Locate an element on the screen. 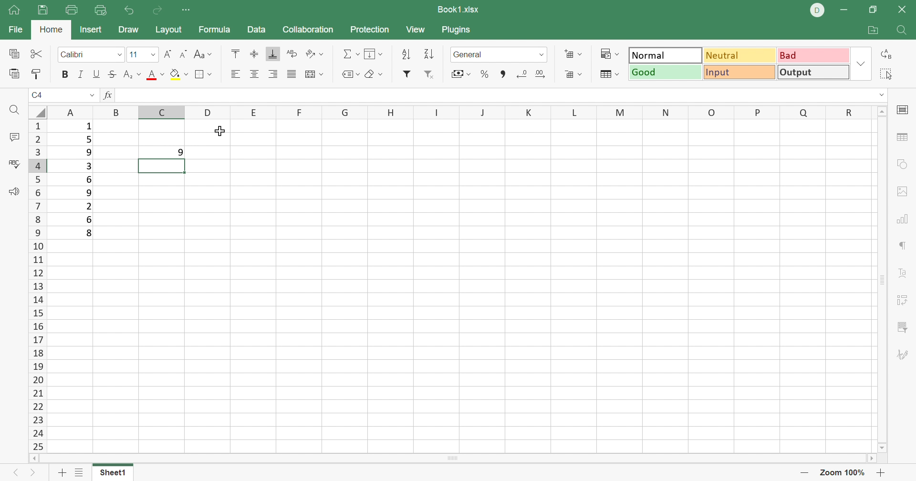 This screenshot has width=916, height=481. Drop Down is located at coordinates (884, 94).